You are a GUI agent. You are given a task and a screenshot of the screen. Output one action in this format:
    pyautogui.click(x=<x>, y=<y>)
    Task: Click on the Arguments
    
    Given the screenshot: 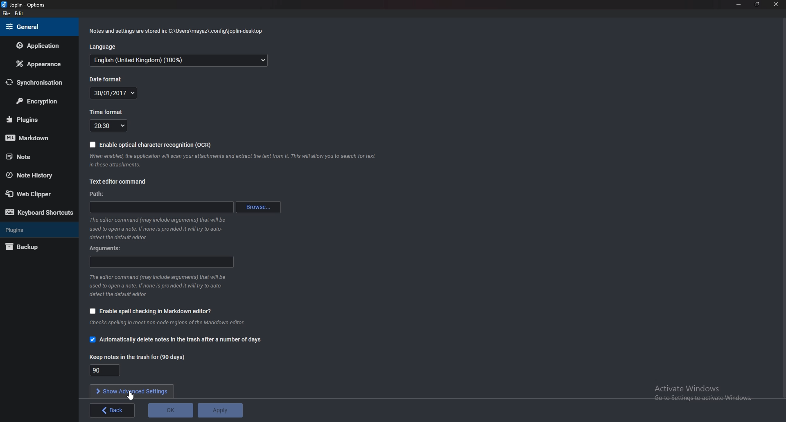 What is the action you would take?
    pyautogui.click(x=108, y=248)
    